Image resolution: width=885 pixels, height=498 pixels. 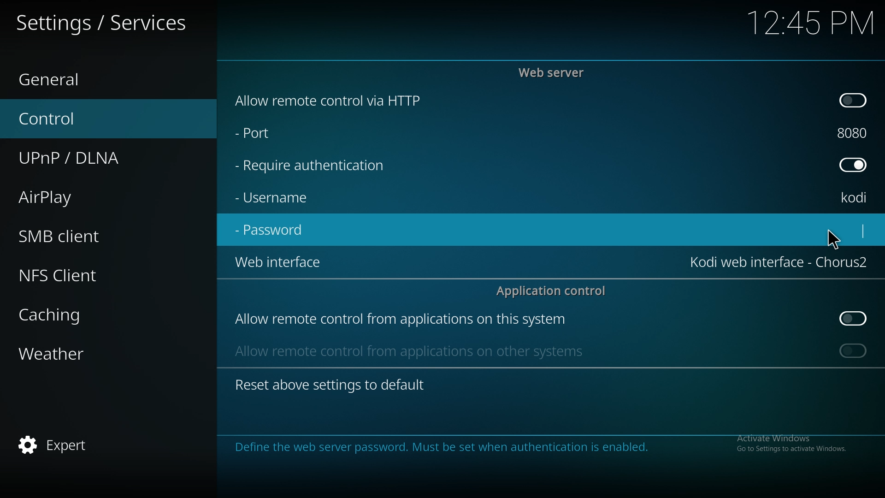 What do you see at coordinates (311, 166) in the screenshot?
I see `require authentication` at bounding box center [311, 166].